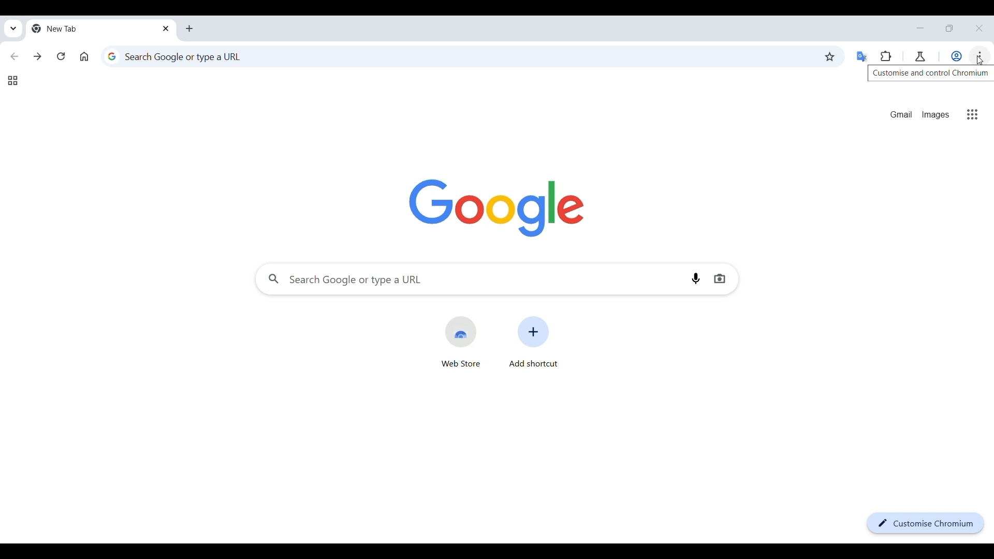  I want to click on Search Google or enter a url, so click(469, 279).